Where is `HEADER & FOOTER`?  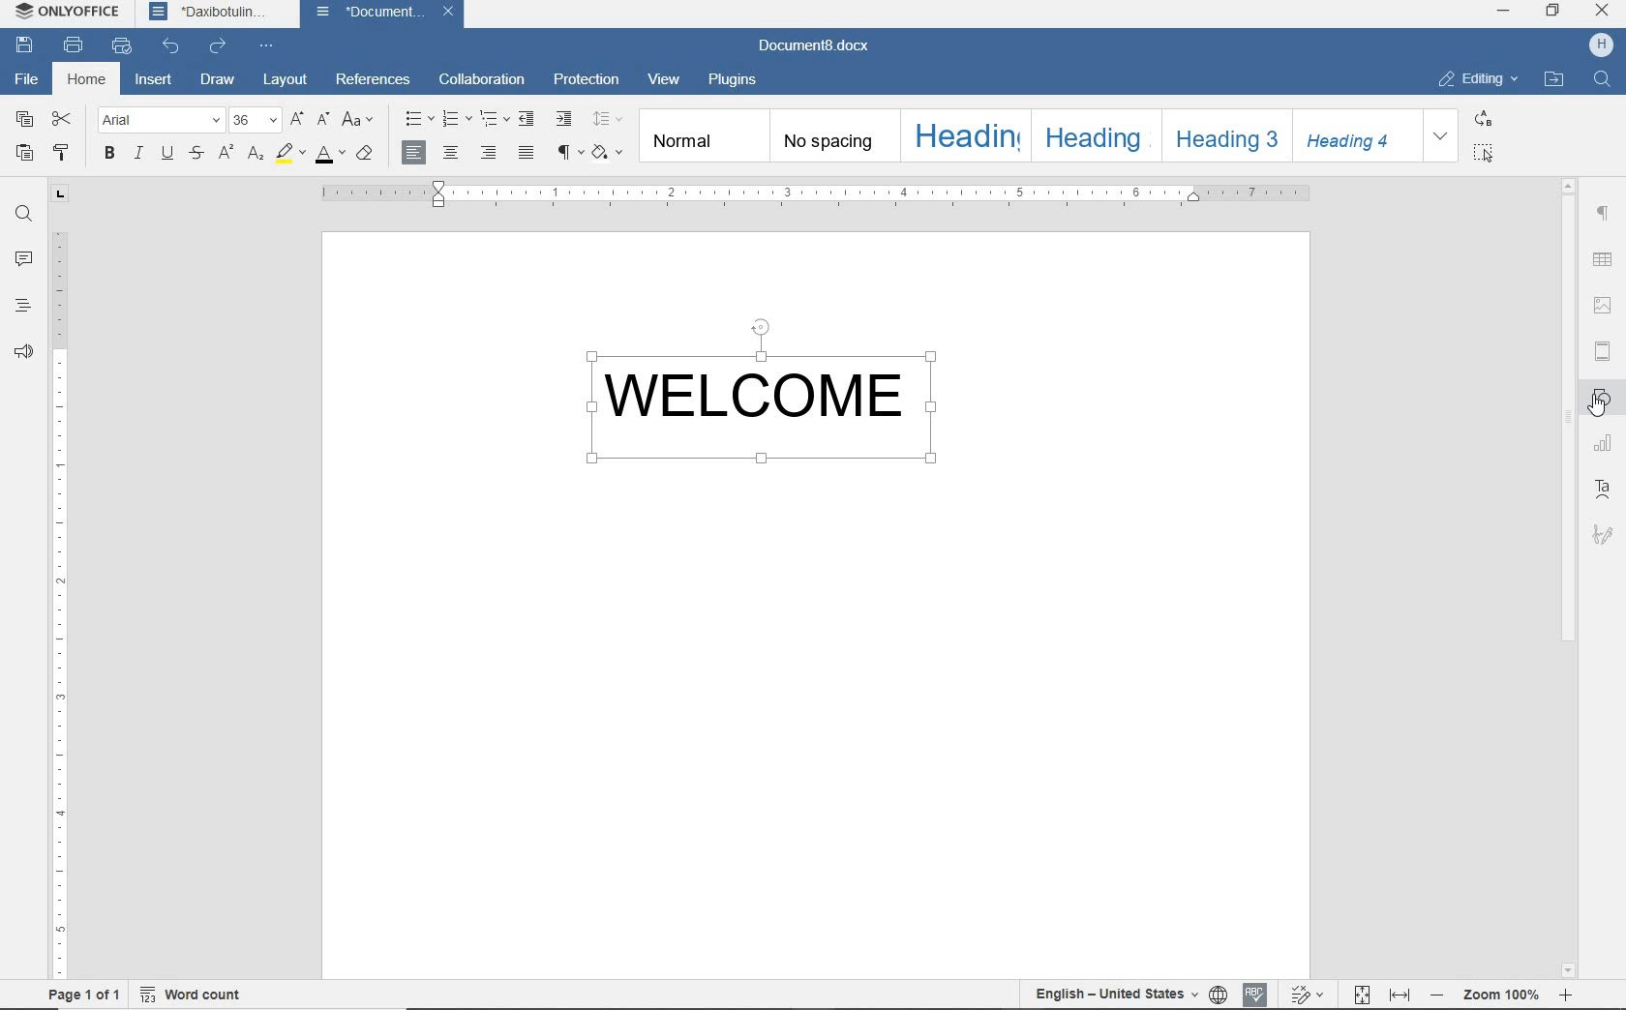
HEADER & FOOTER is located at coordinates (1605, 351).